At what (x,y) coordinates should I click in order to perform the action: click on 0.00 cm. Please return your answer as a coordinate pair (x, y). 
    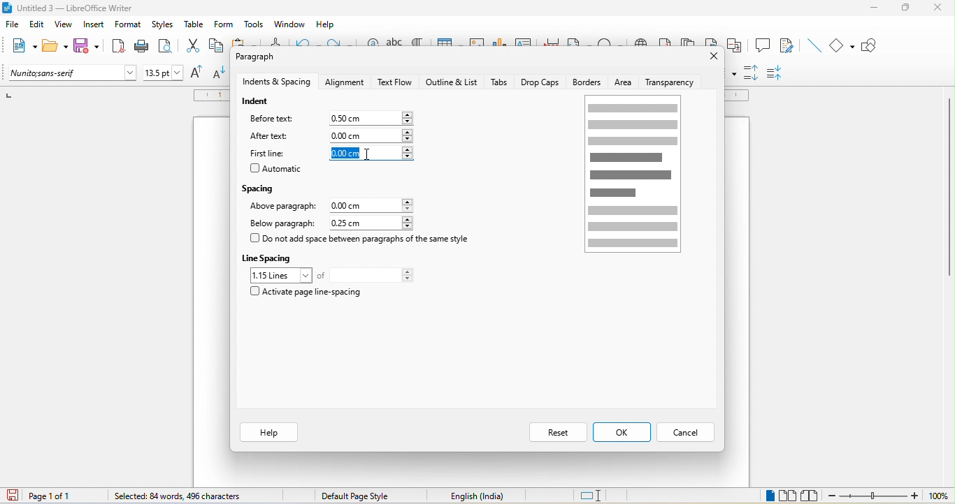
    Looking at the image, I should click on (363, 136).